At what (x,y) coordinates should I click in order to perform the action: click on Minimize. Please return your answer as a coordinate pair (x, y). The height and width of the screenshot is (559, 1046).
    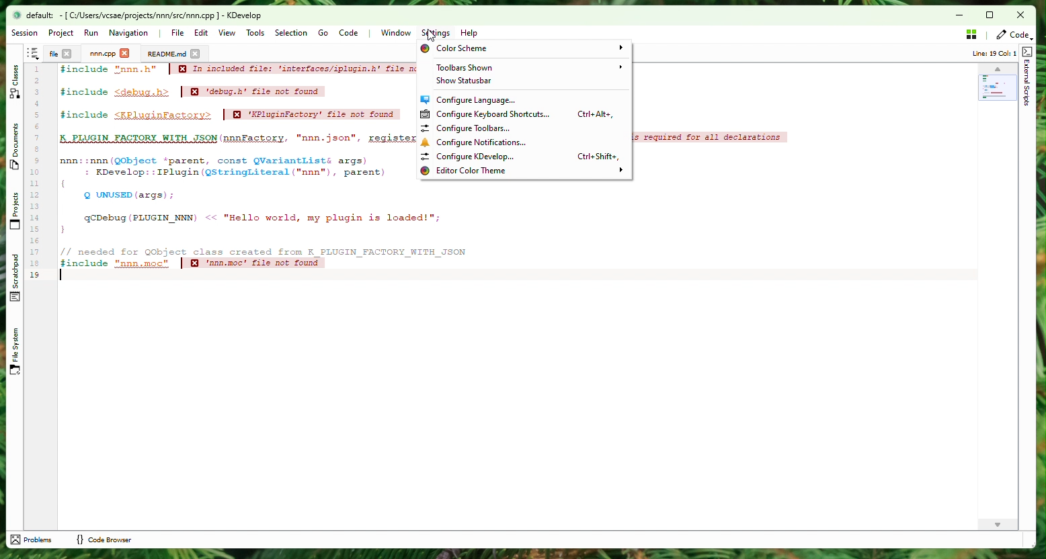
    Looking at the image, I should click on (961, 15).